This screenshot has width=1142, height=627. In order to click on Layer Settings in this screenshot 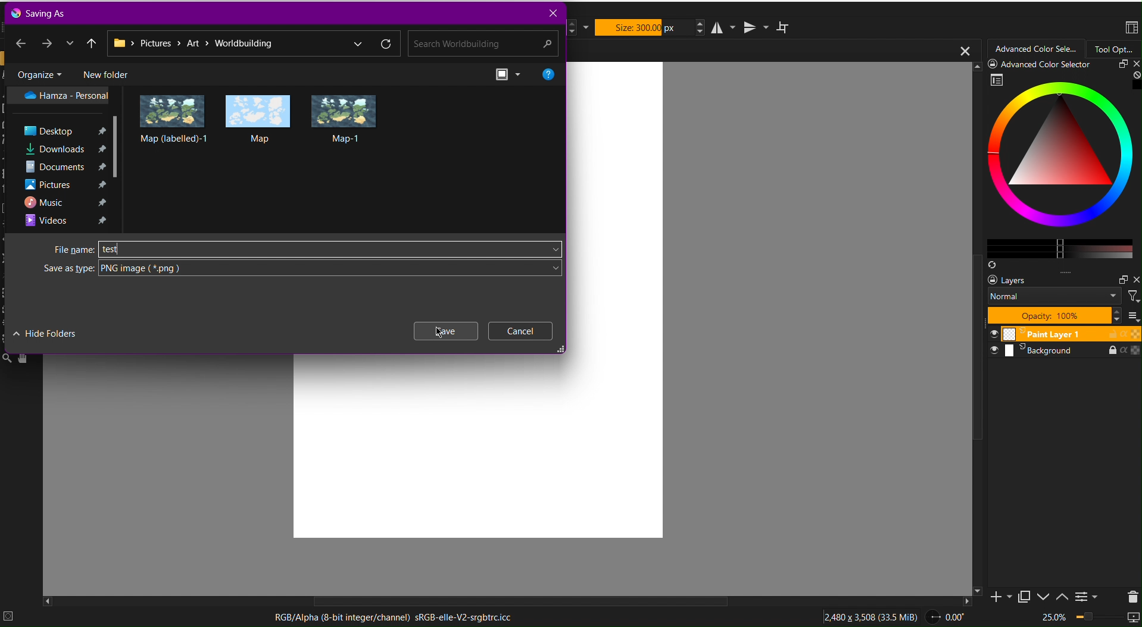, I will do `click(1062, 298)`.